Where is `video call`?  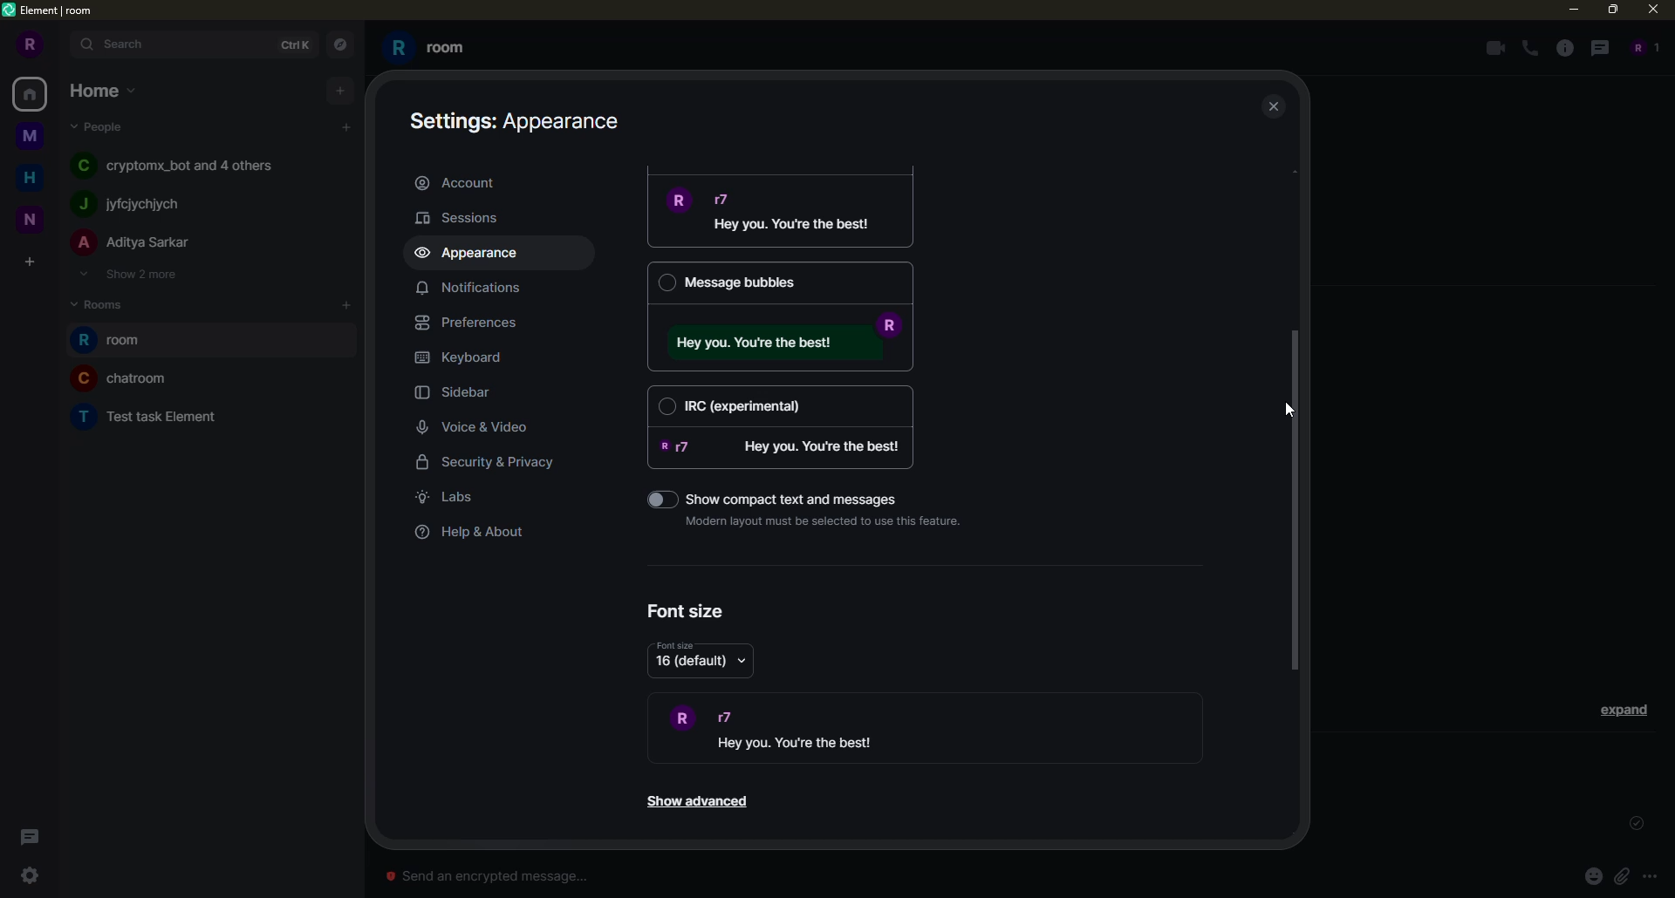 video call is located at coordinates (1492, 48).